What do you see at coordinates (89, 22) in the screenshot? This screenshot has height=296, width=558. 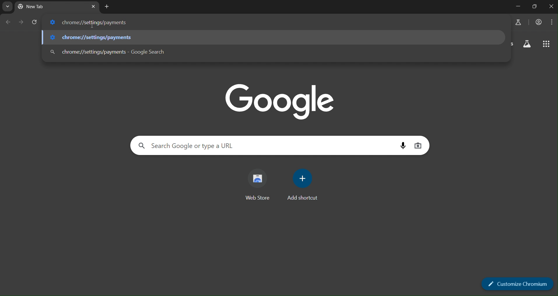 I see `chrome://settings/payments` at bounding box center [89, 22].